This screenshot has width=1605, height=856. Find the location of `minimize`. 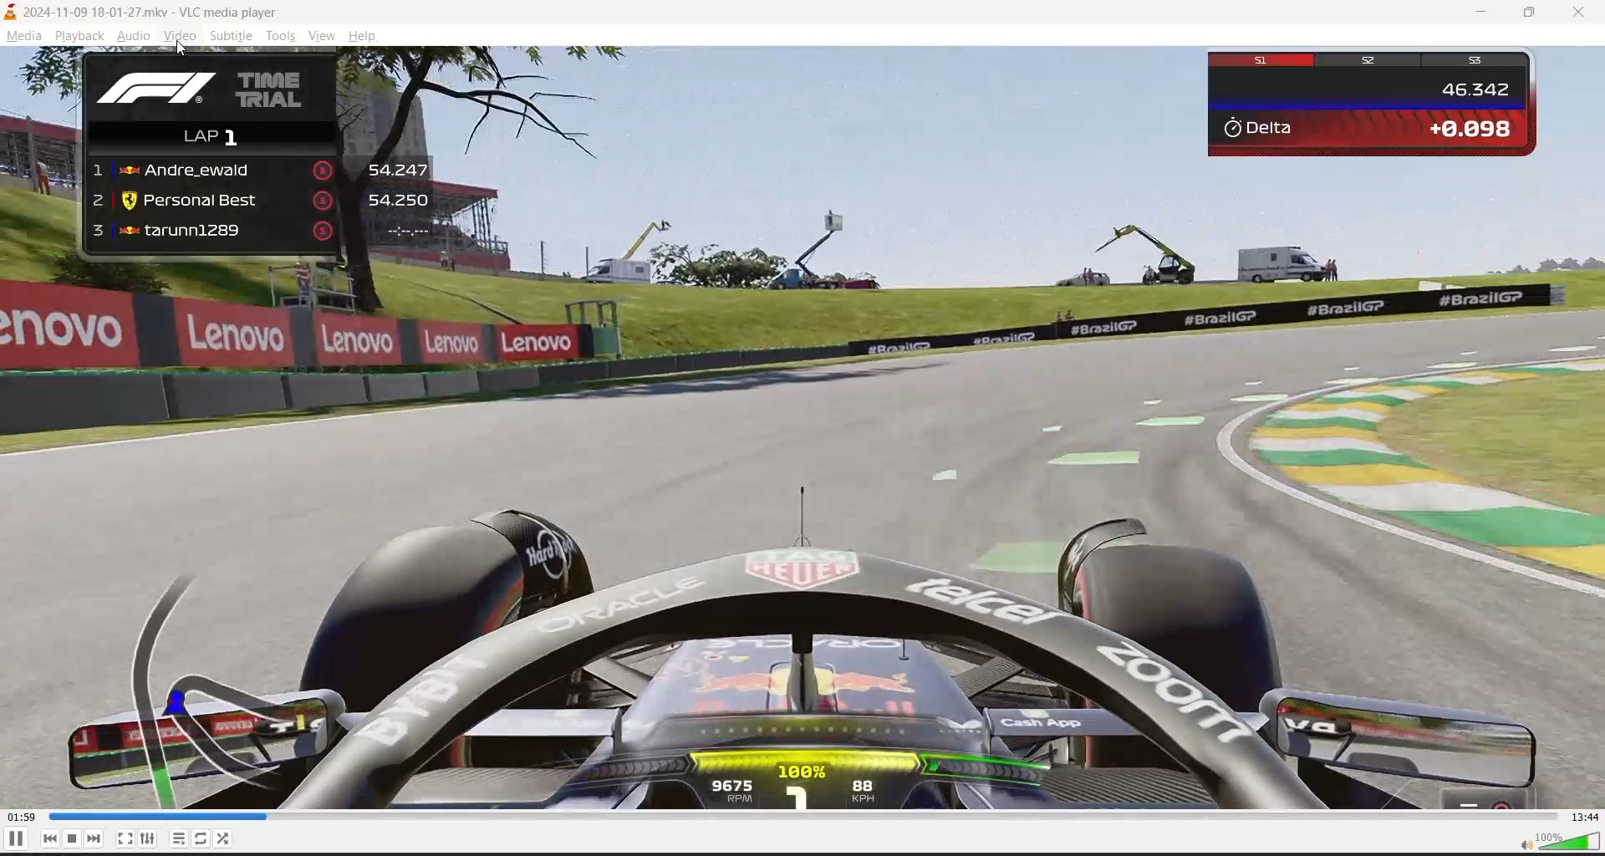

minimize is located at coordinates (1485, 14).